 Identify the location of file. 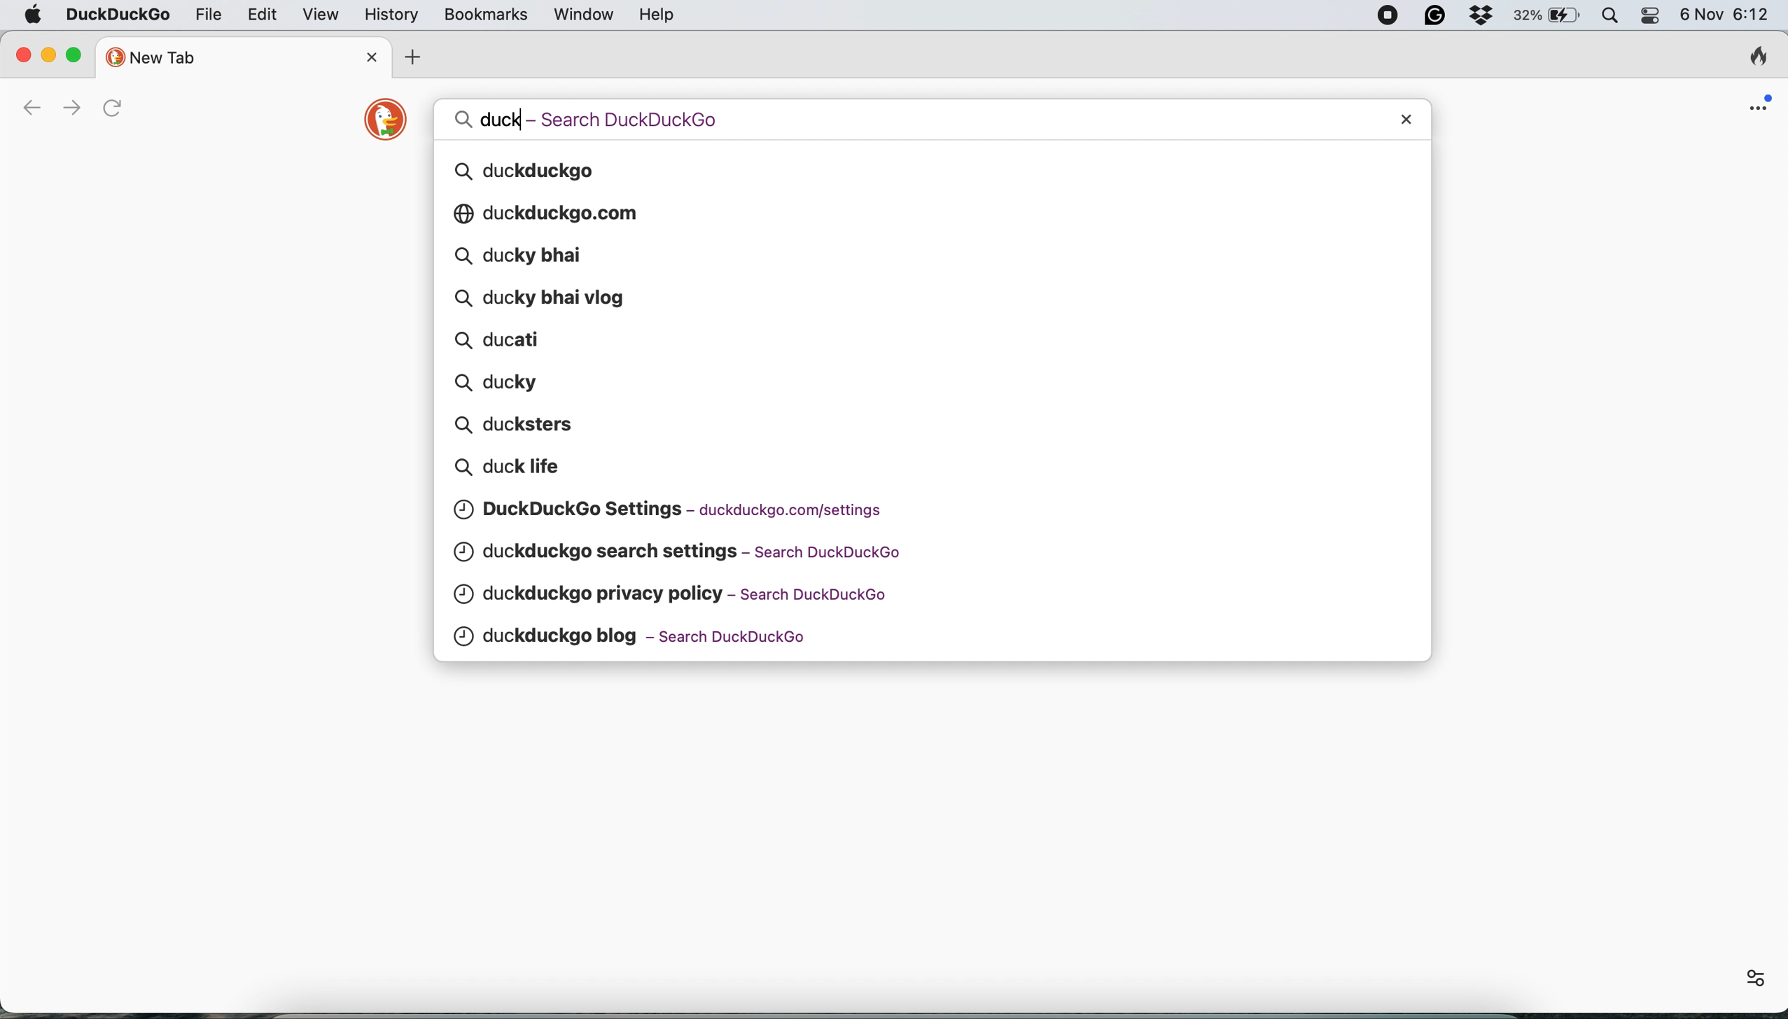
(209, 13).